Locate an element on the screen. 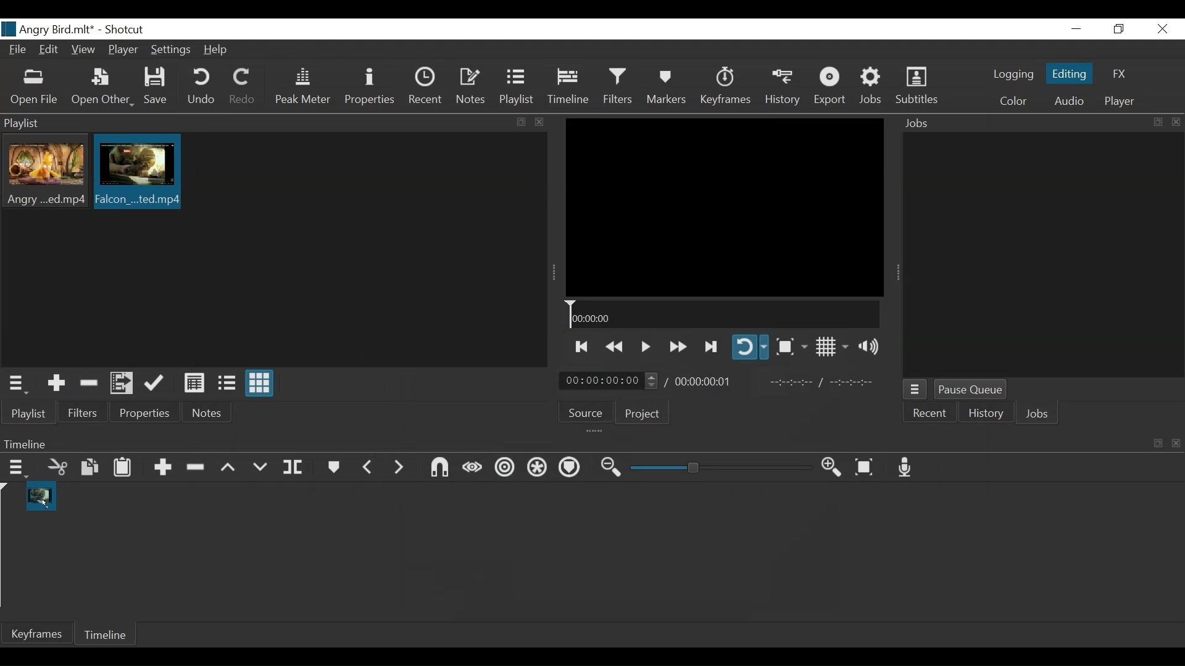  Color is located at coordinates (1010, 101).